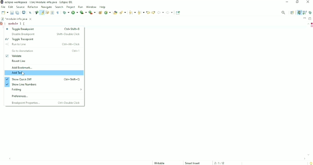  Describe the element at coordinates (47, 13) in the screenshot. I see `Toggle word wrap` at that location.